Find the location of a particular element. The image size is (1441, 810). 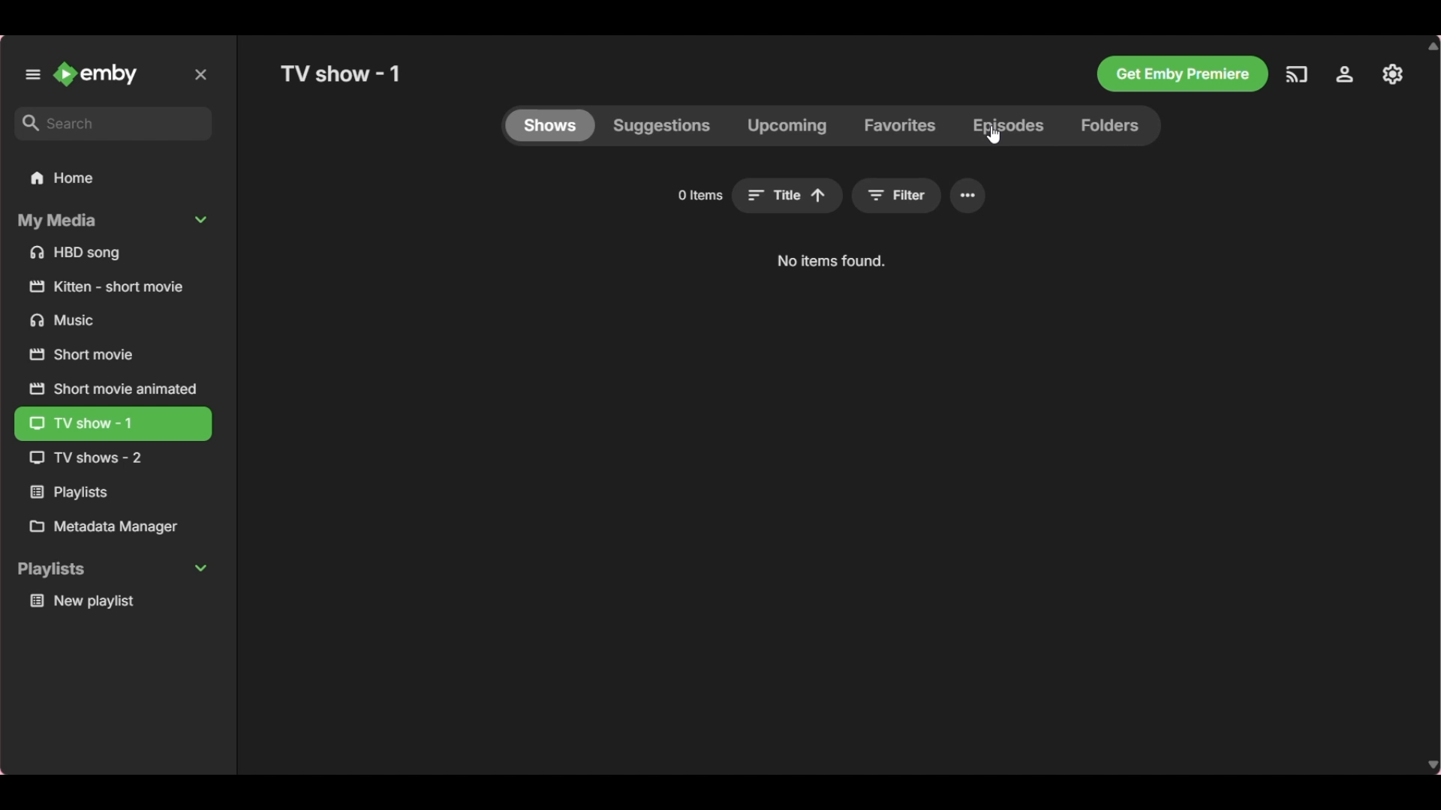

Description of current folder is located at coordinates (830, 262).